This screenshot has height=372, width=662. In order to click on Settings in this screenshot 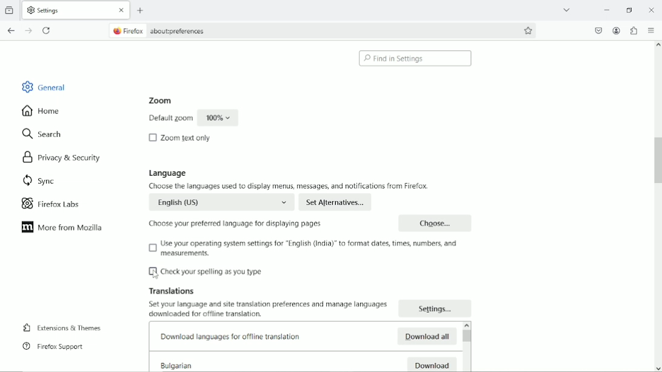, I will do `click(439, 309)`.